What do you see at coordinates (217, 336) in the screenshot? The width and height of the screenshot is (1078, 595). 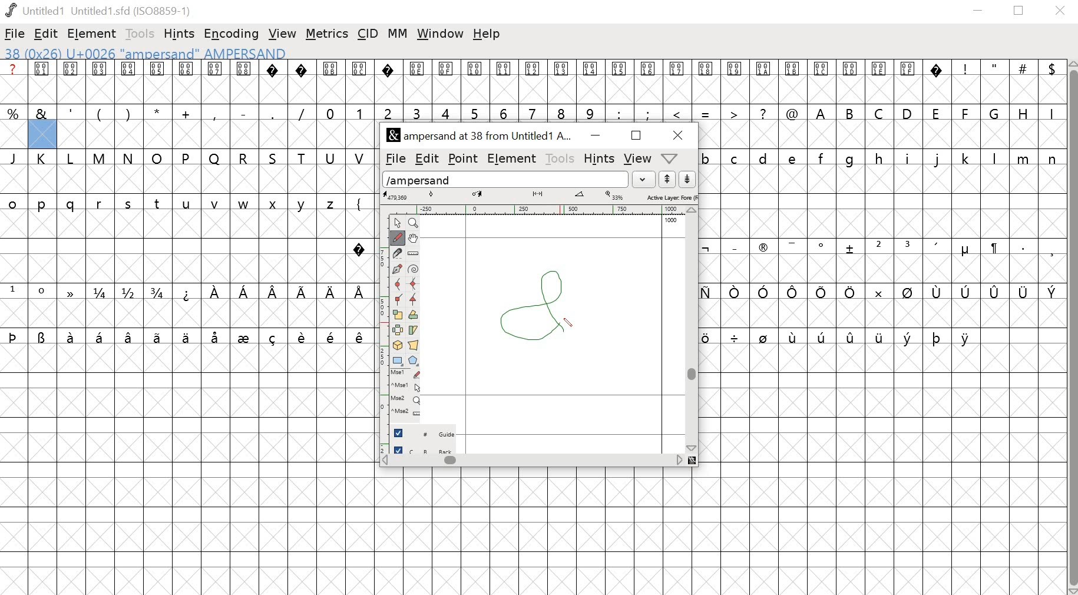 I see `symbol` at bounding box center [217, 336].